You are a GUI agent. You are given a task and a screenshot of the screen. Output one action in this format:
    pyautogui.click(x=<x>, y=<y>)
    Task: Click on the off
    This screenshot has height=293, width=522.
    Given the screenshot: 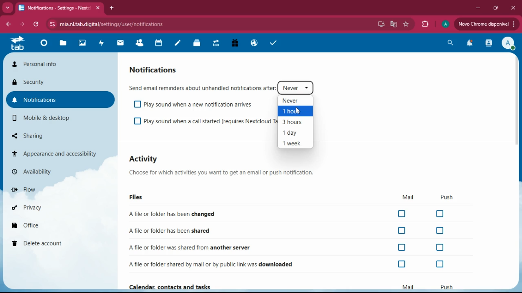 What is the action you would take?
    pyautogui.click(x=402, y=214)
    